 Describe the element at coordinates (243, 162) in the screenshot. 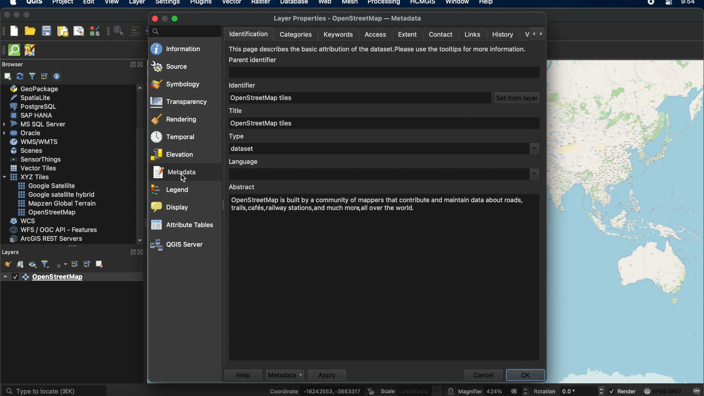

I see `language` at that location.